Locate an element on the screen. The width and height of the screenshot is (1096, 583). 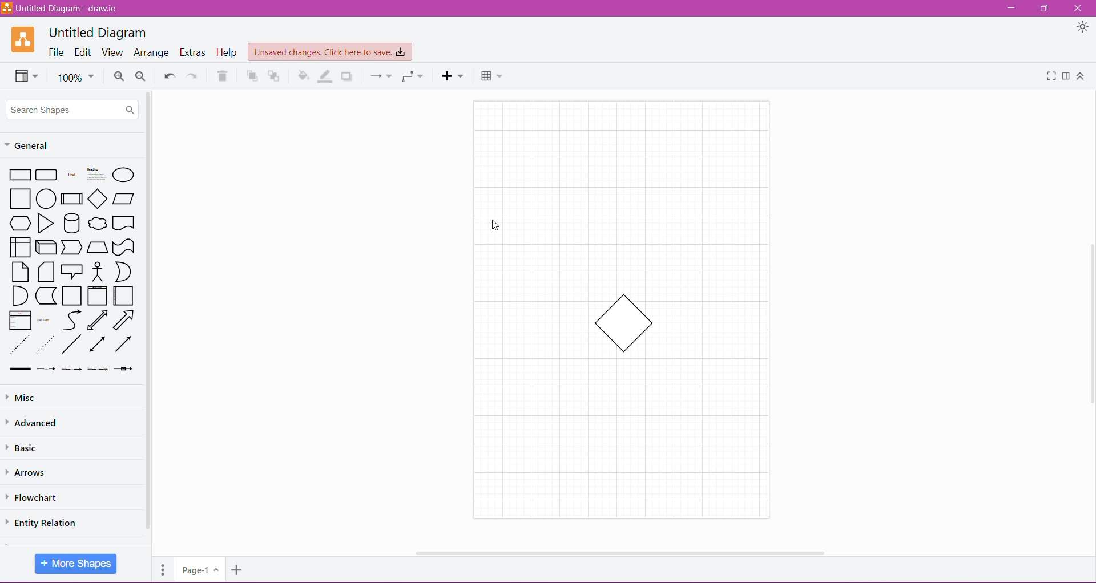
Diagram Title - Application Name - Untitled Diagram.png - draw.io is located at coordinates (62, 8).